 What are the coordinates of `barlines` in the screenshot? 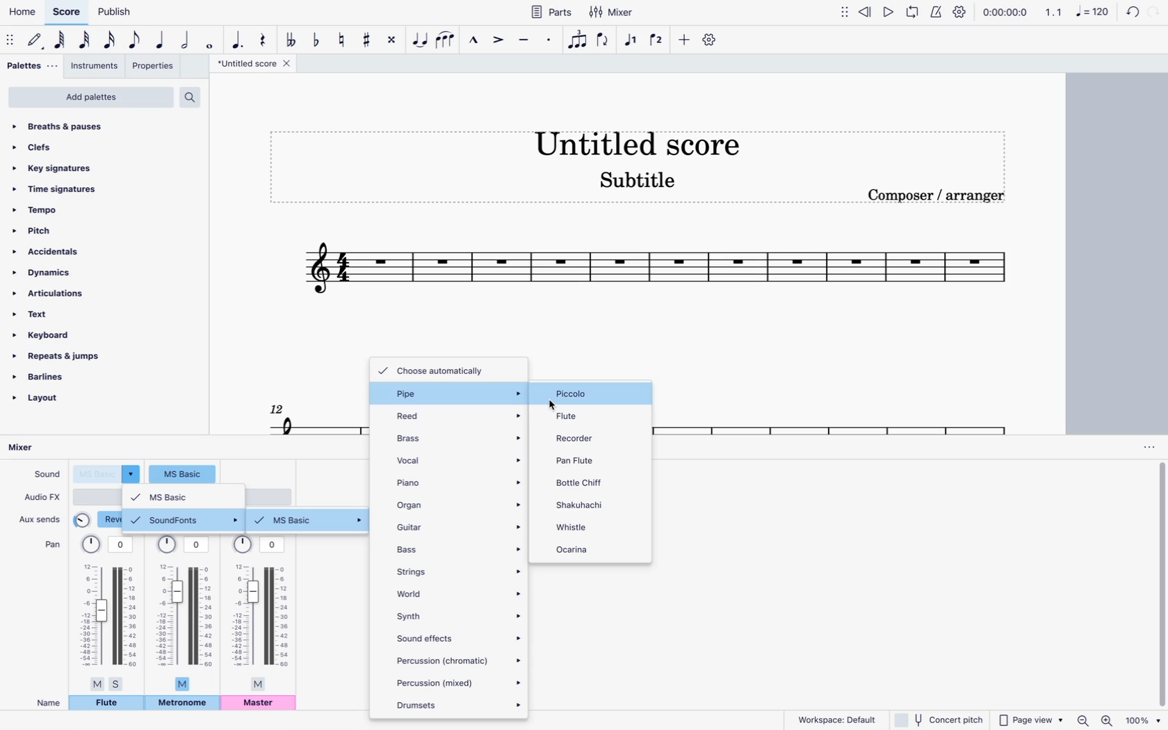 It's located at (58, 379).